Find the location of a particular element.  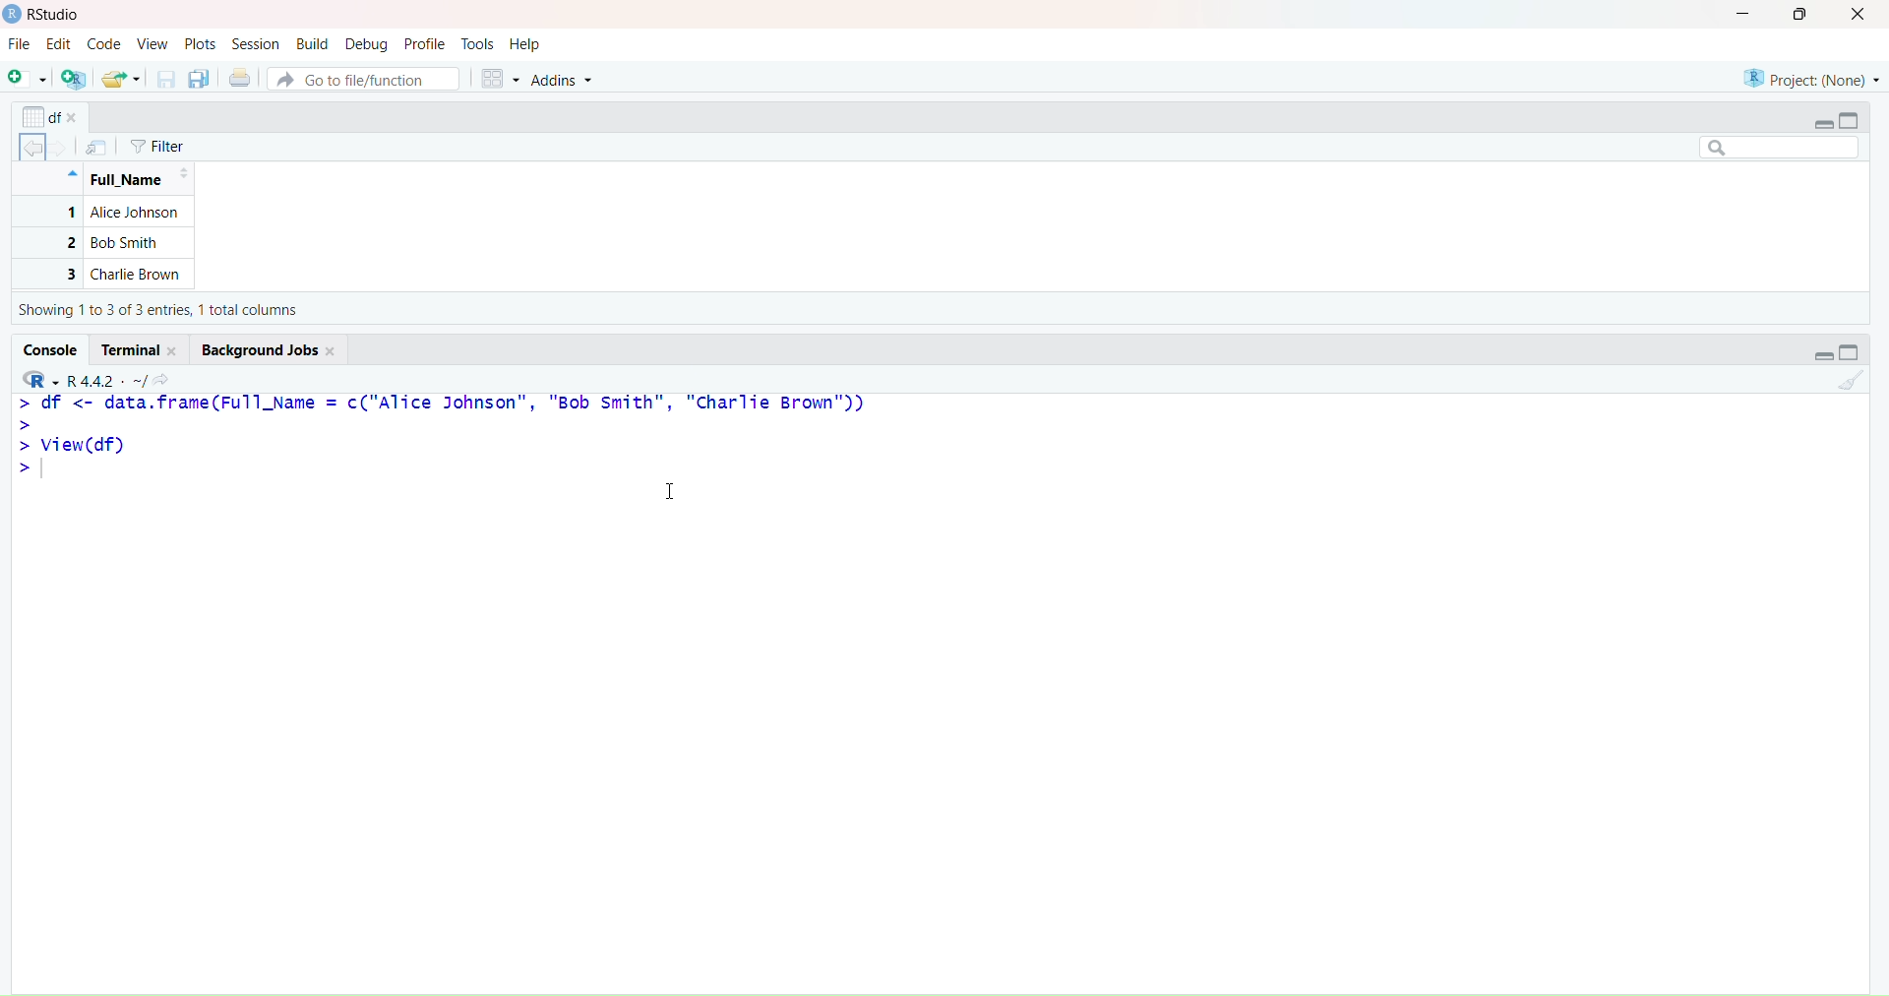

Minimize is located at coordinates (1744, 18).